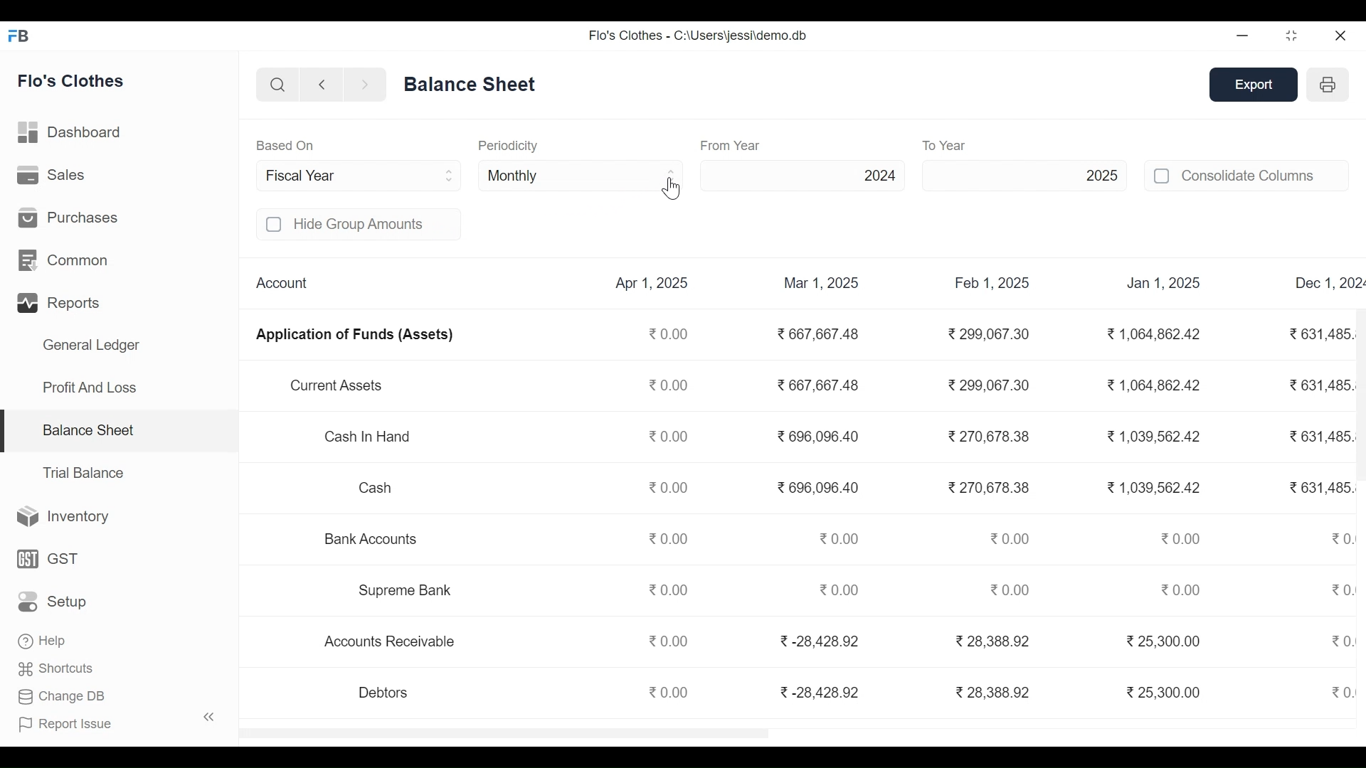  What do you see at coordinates (66, 261) in the screenshot?
I see `common` at bounding box center [66, 261].